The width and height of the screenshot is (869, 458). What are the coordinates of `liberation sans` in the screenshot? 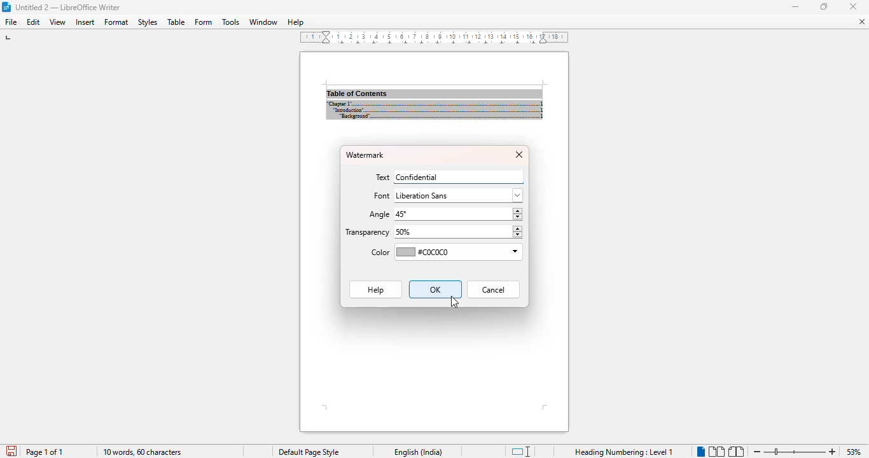 It's located at (459, 196).